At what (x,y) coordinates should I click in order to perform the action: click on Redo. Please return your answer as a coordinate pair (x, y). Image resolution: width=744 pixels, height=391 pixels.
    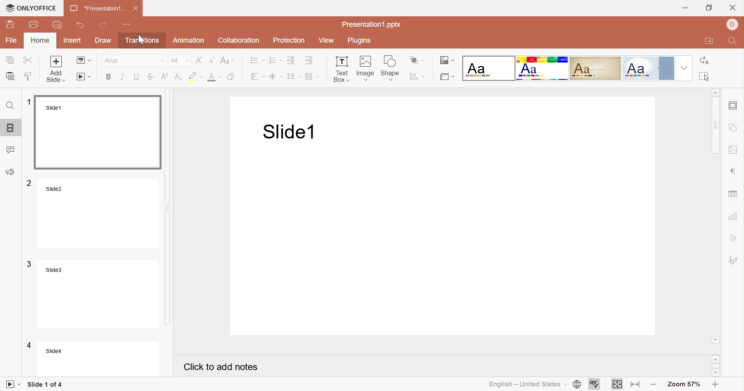
    Looking at the image, I should click on (105, 24).